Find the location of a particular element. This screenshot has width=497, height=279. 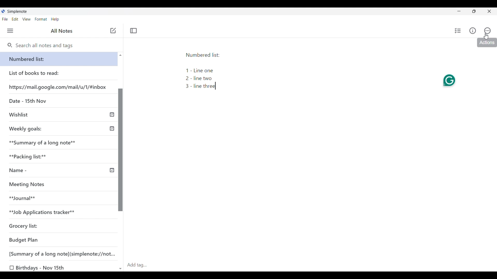

Format menu  is located at coordinates (41, 19).